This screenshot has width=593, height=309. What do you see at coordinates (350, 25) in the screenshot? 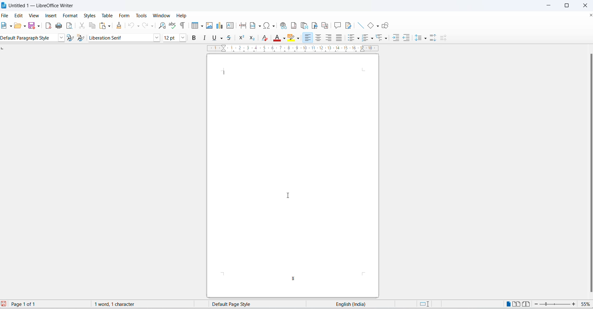
I see `show track changes functions` at bounding box center [350, 25].